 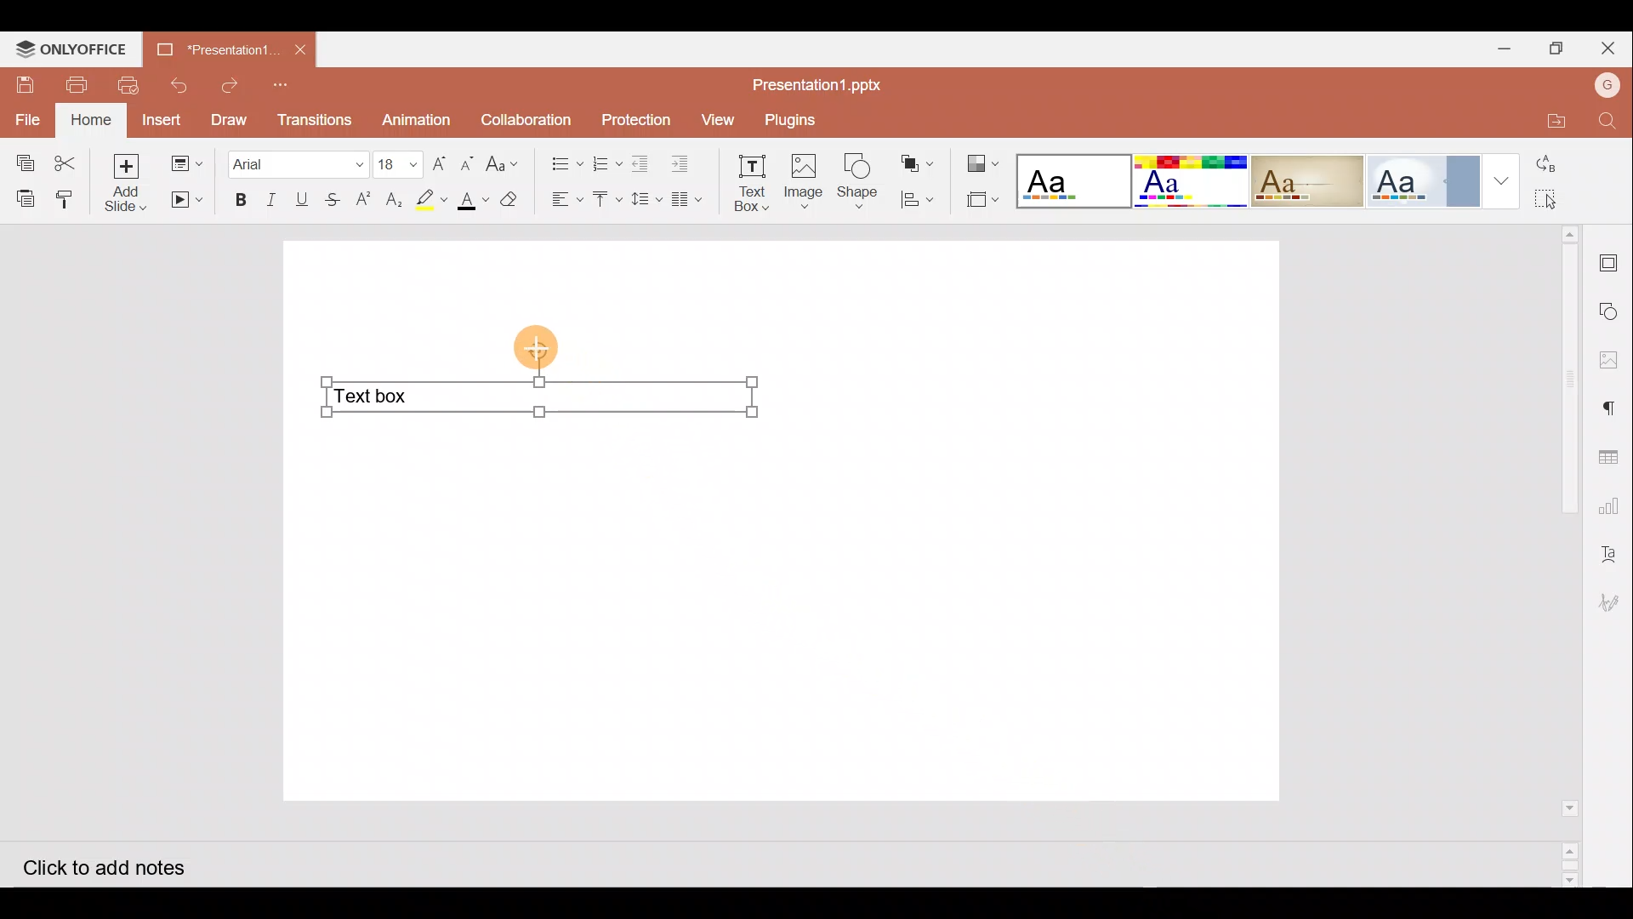 I want to click on Insert Shape, so click(x=857, y=181).